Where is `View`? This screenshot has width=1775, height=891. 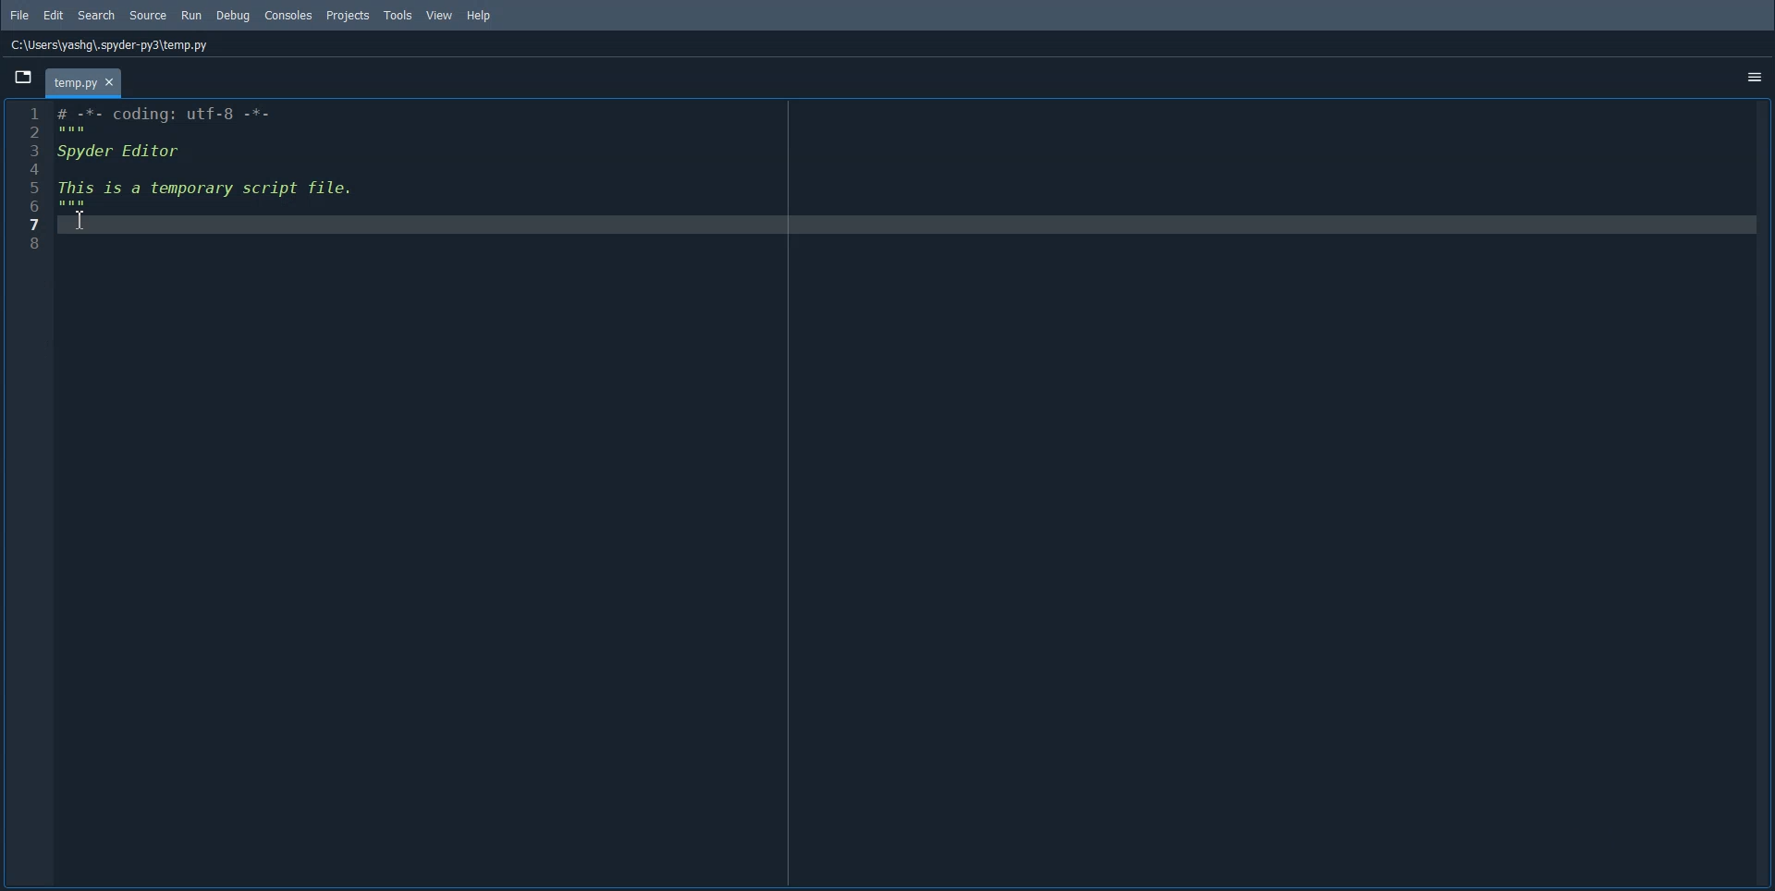 View is located at coordinates (440, 15).